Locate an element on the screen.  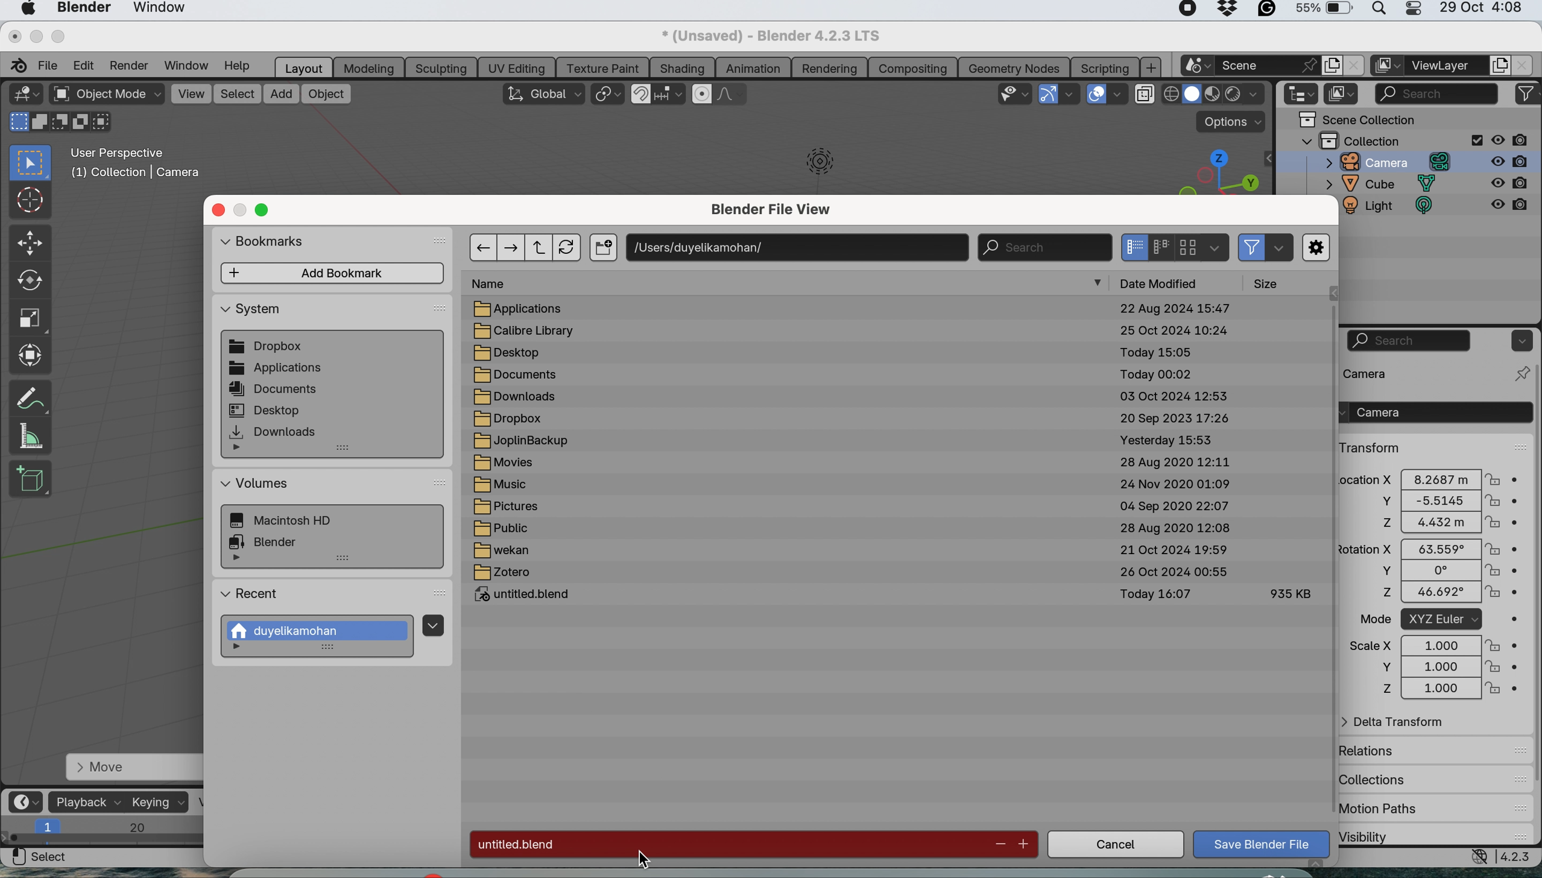
rotate is located at coordinates (28, 280).